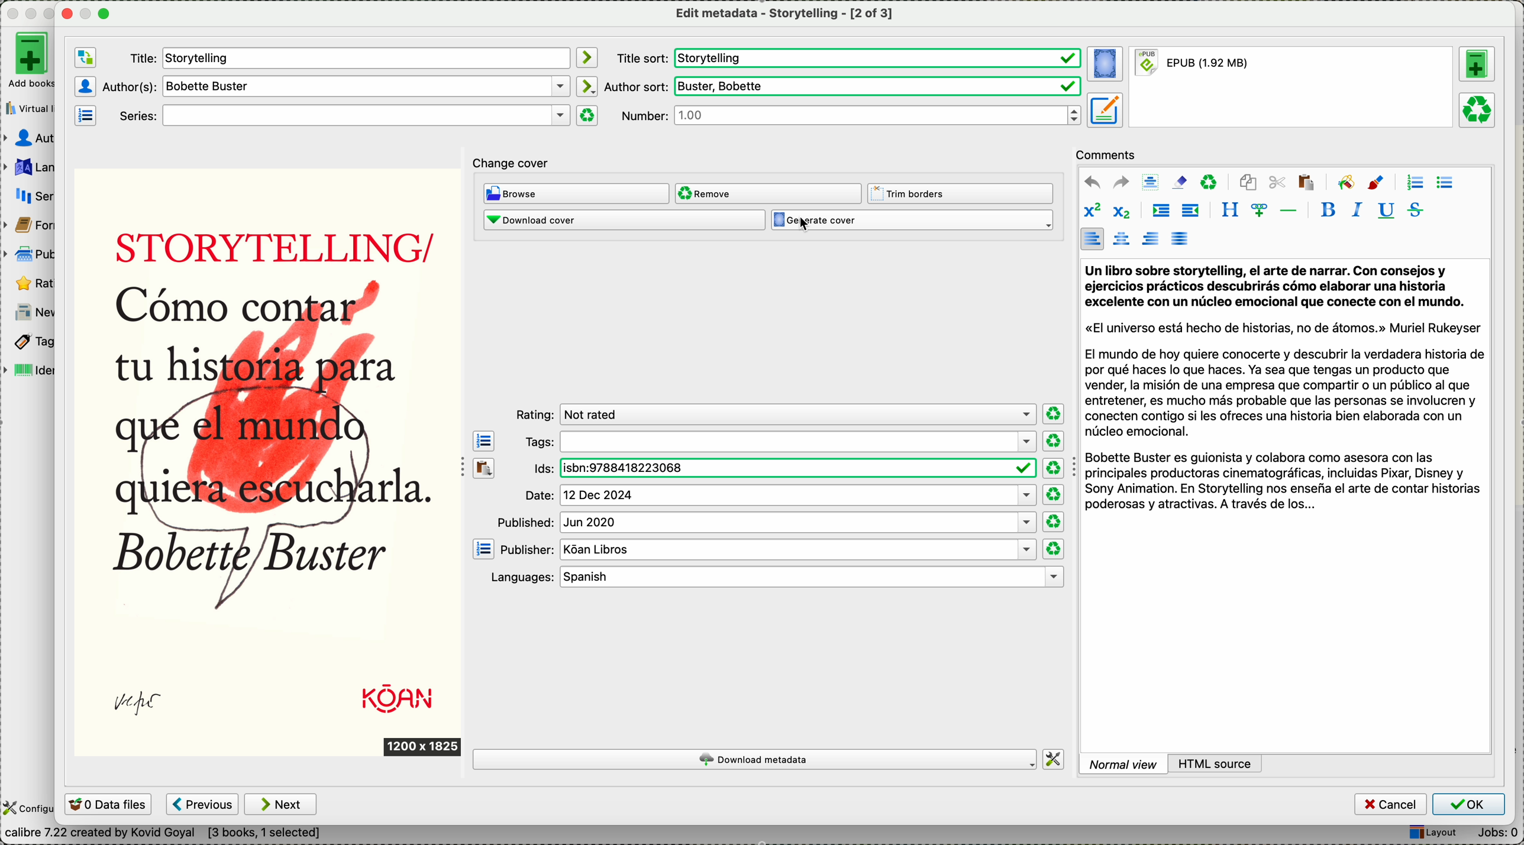 This screenshot has height=845, width=1524. What do you see at coordinates (775, 415) in the screenshot?
I see `rating` at bounding box center [775, 415].